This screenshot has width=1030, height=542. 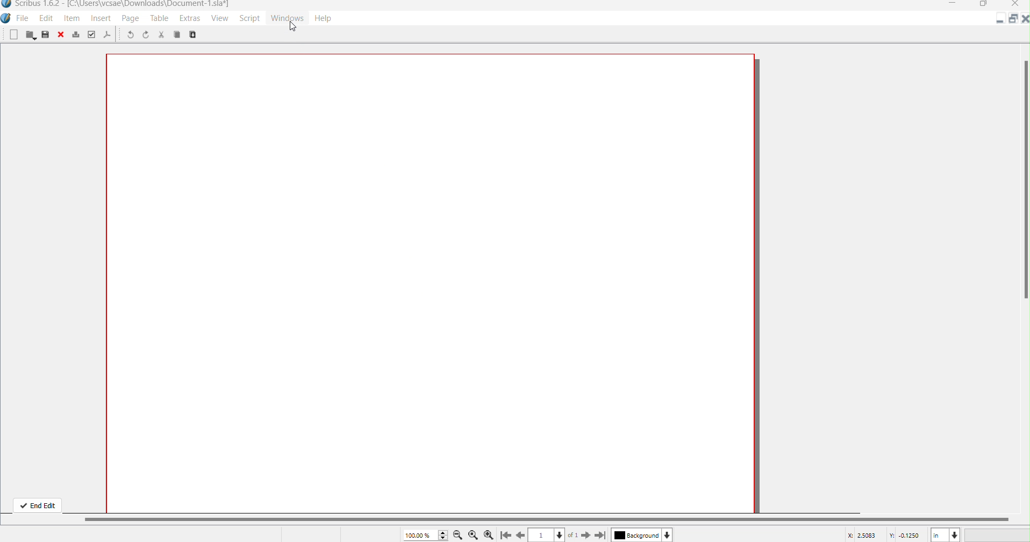 What do you see at coordinates (37, 504) in the screenshot?
I see `End Edit` at bounding box center [37, 504].